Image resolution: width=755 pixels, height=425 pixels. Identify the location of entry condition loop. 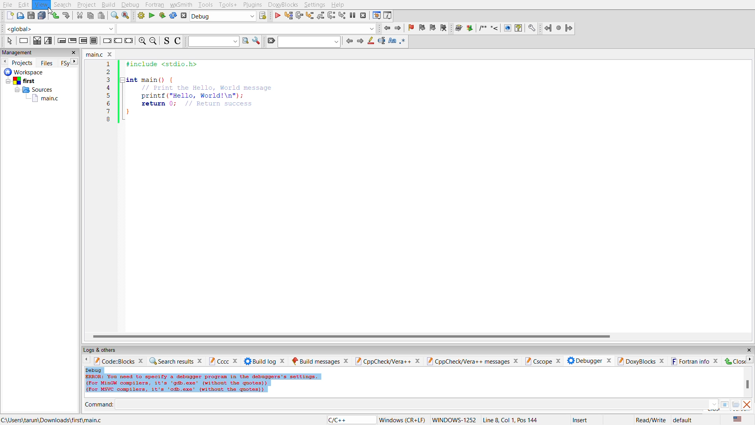
(61, 41).